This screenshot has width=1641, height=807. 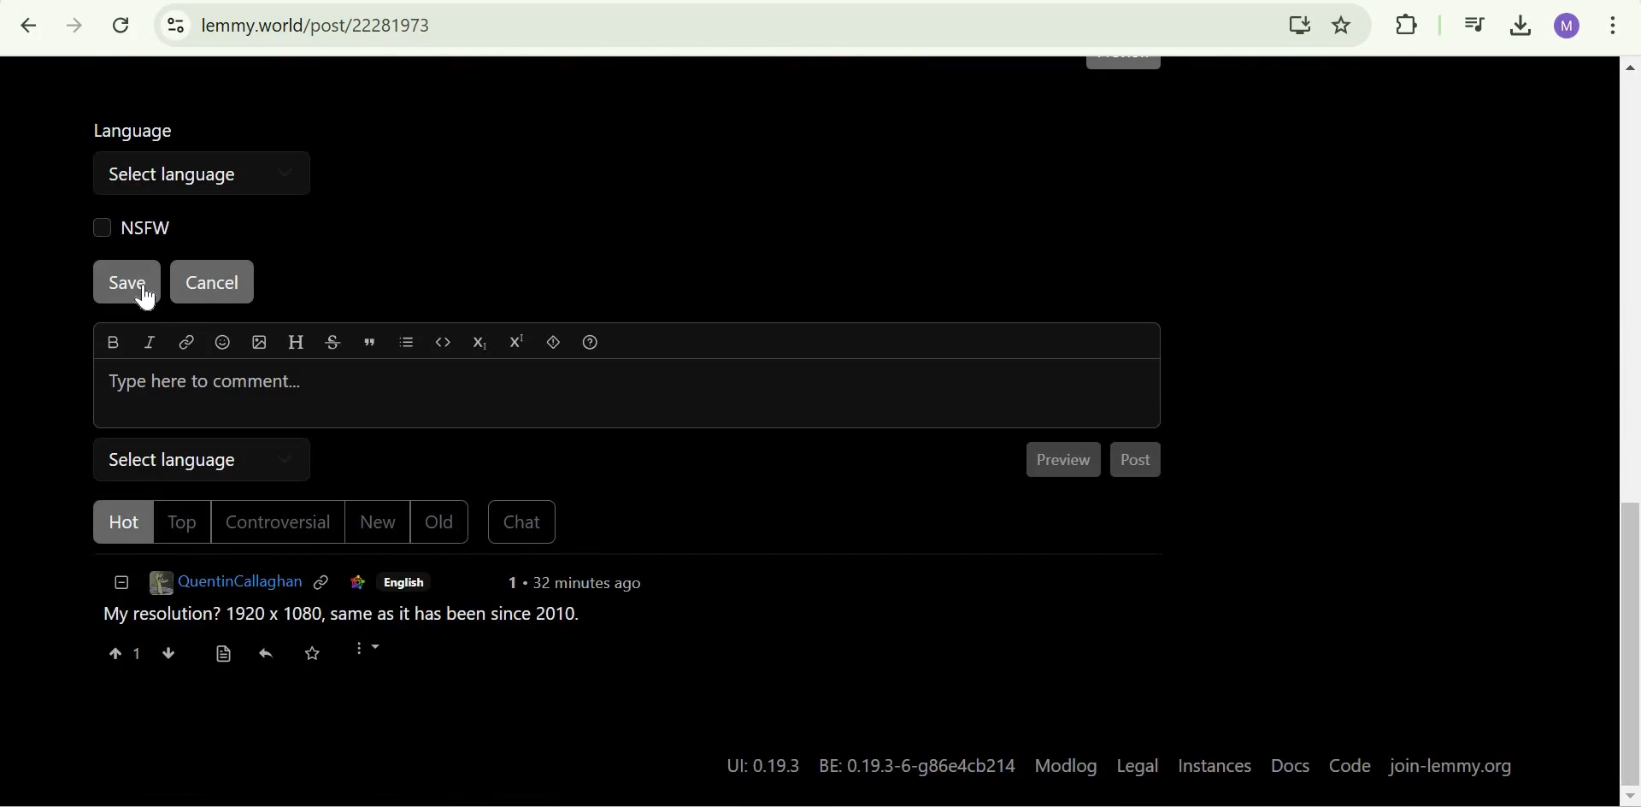 What do you see at coordinates (124, 655) in the screenshot?
I see `1 upvote` at bounding box center [124, 655].